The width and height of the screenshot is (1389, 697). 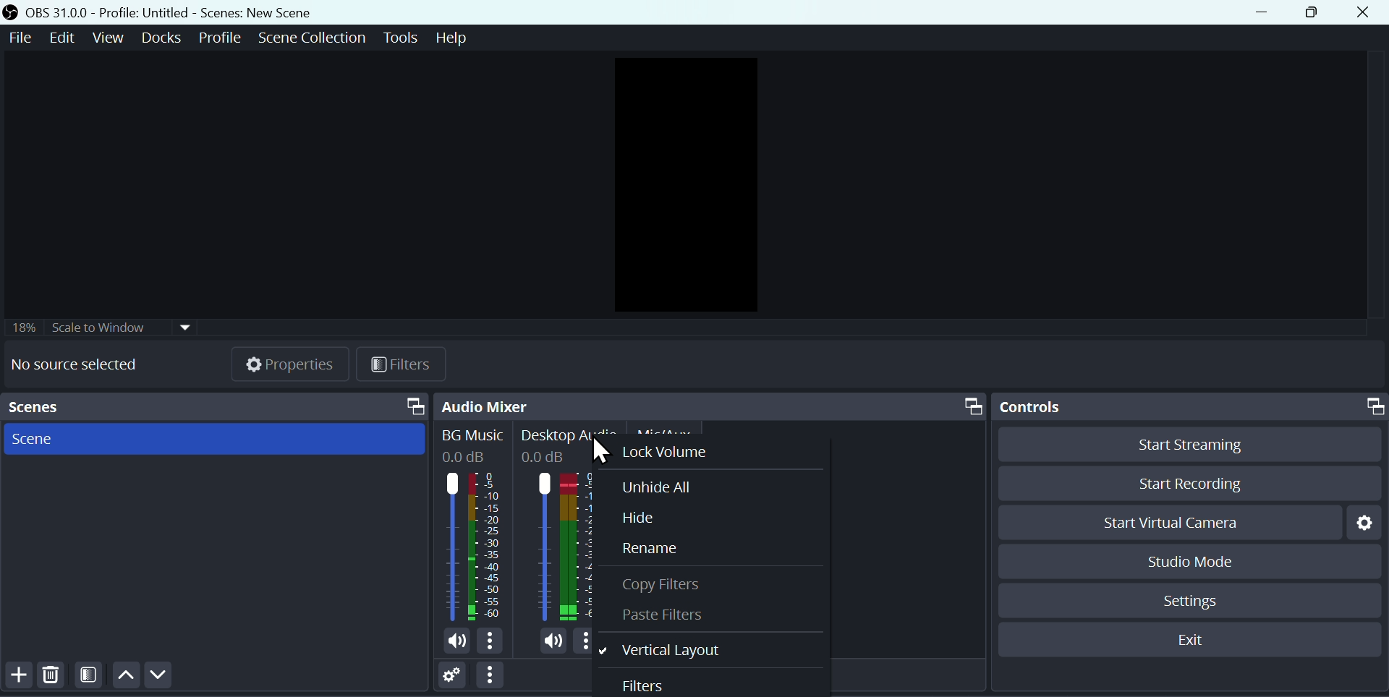 I want to click on Scale to window, so click(x=98, y=328).